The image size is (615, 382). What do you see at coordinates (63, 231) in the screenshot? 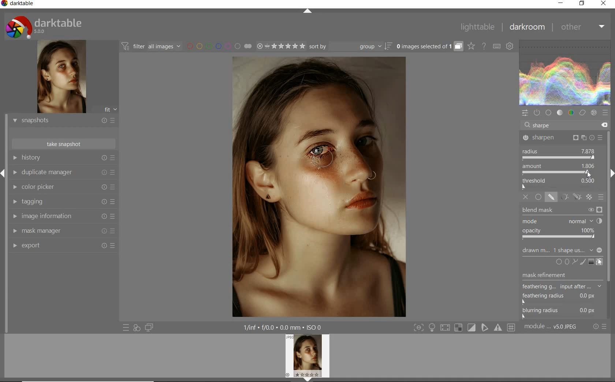
I see `mask manager` at bounding box center [63, 231].